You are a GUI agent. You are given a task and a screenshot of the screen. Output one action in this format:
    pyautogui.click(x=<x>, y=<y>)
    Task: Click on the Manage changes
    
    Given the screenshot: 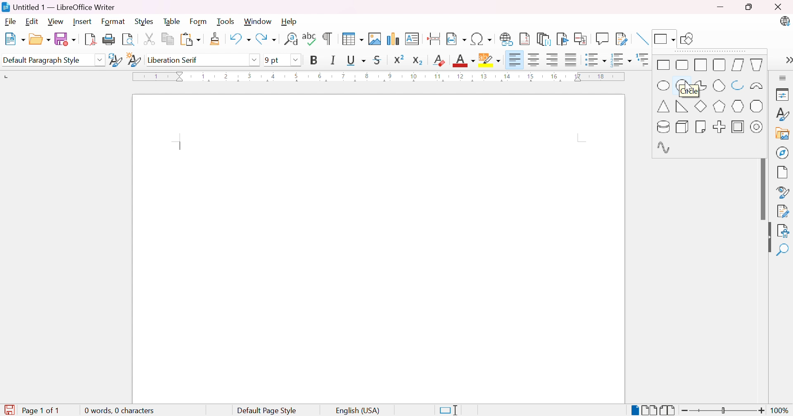 What is the action you would take?
    pyautogui.click(x=785, y=210)
    